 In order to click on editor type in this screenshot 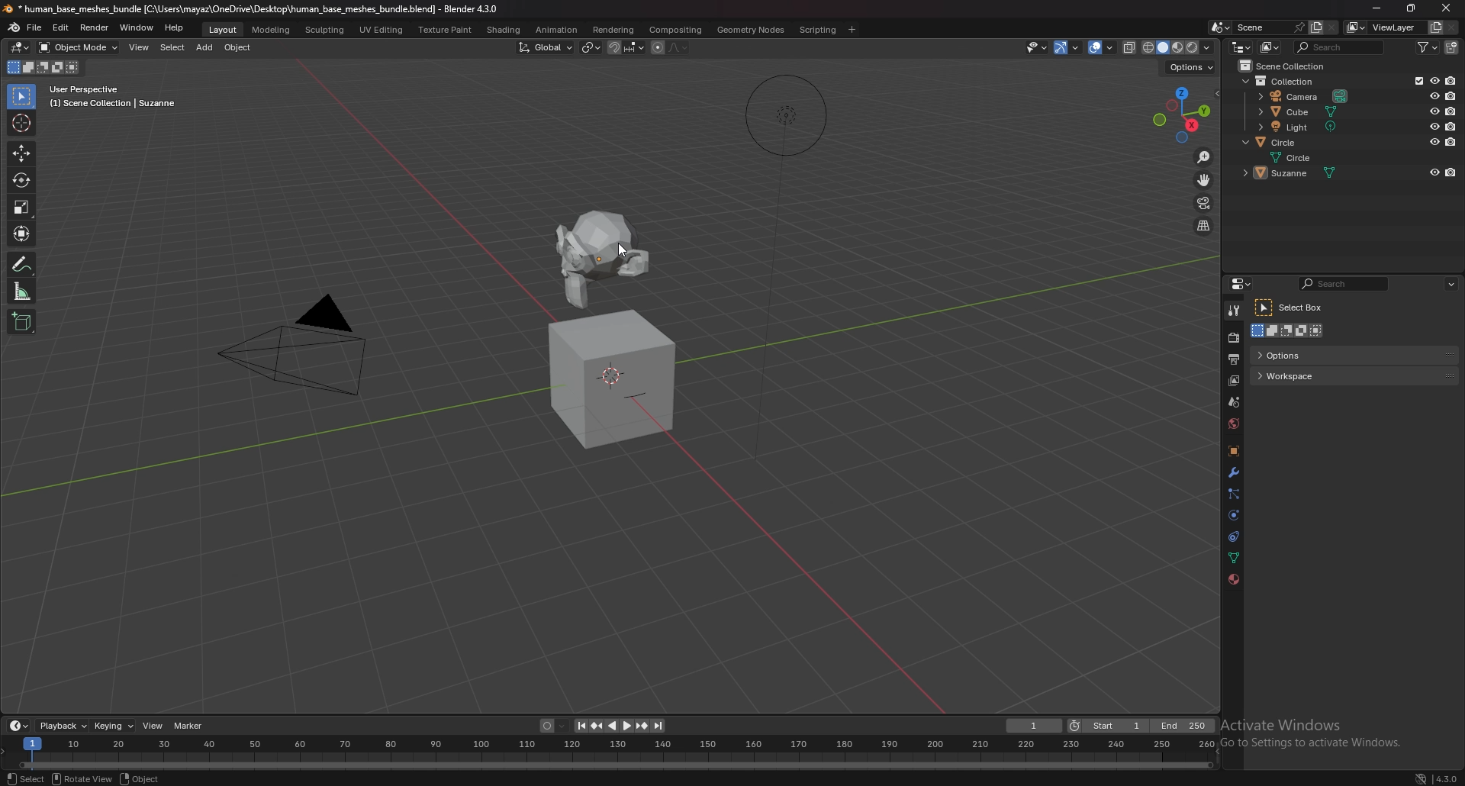, I will do `click(1241, 284)`.